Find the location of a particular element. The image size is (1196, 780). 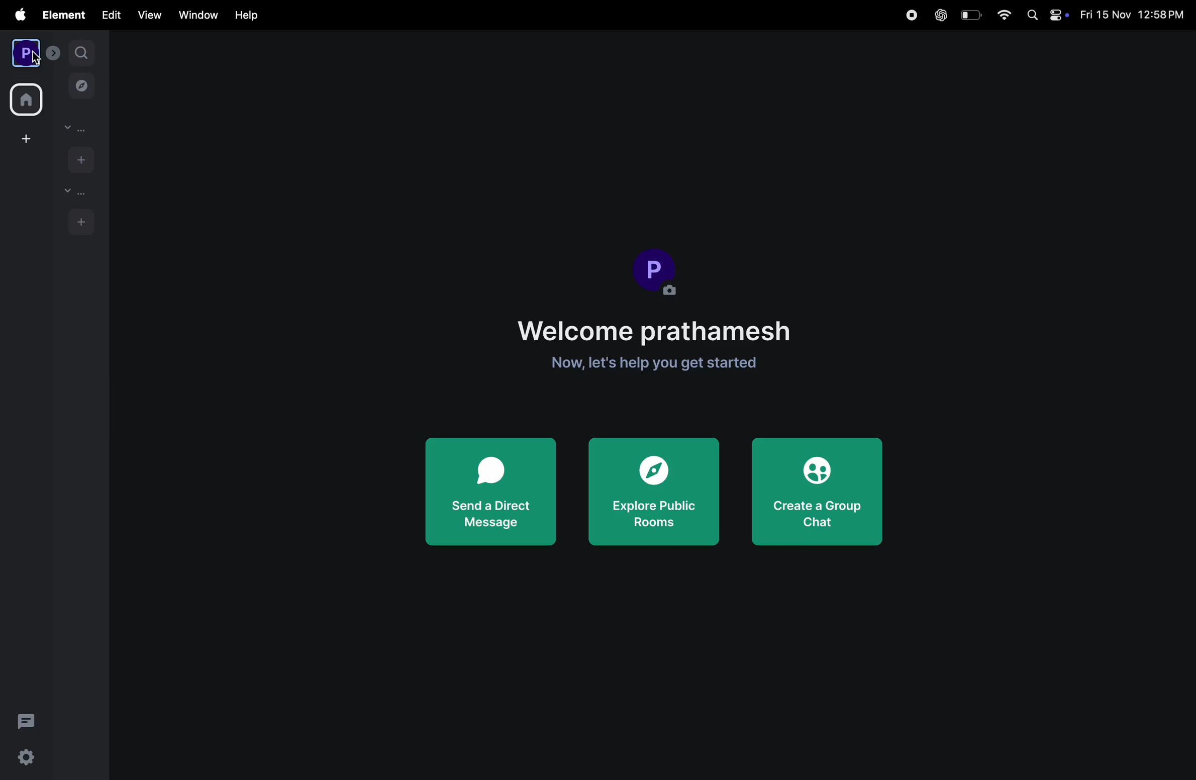

edit is located at coordinates (111, 14).